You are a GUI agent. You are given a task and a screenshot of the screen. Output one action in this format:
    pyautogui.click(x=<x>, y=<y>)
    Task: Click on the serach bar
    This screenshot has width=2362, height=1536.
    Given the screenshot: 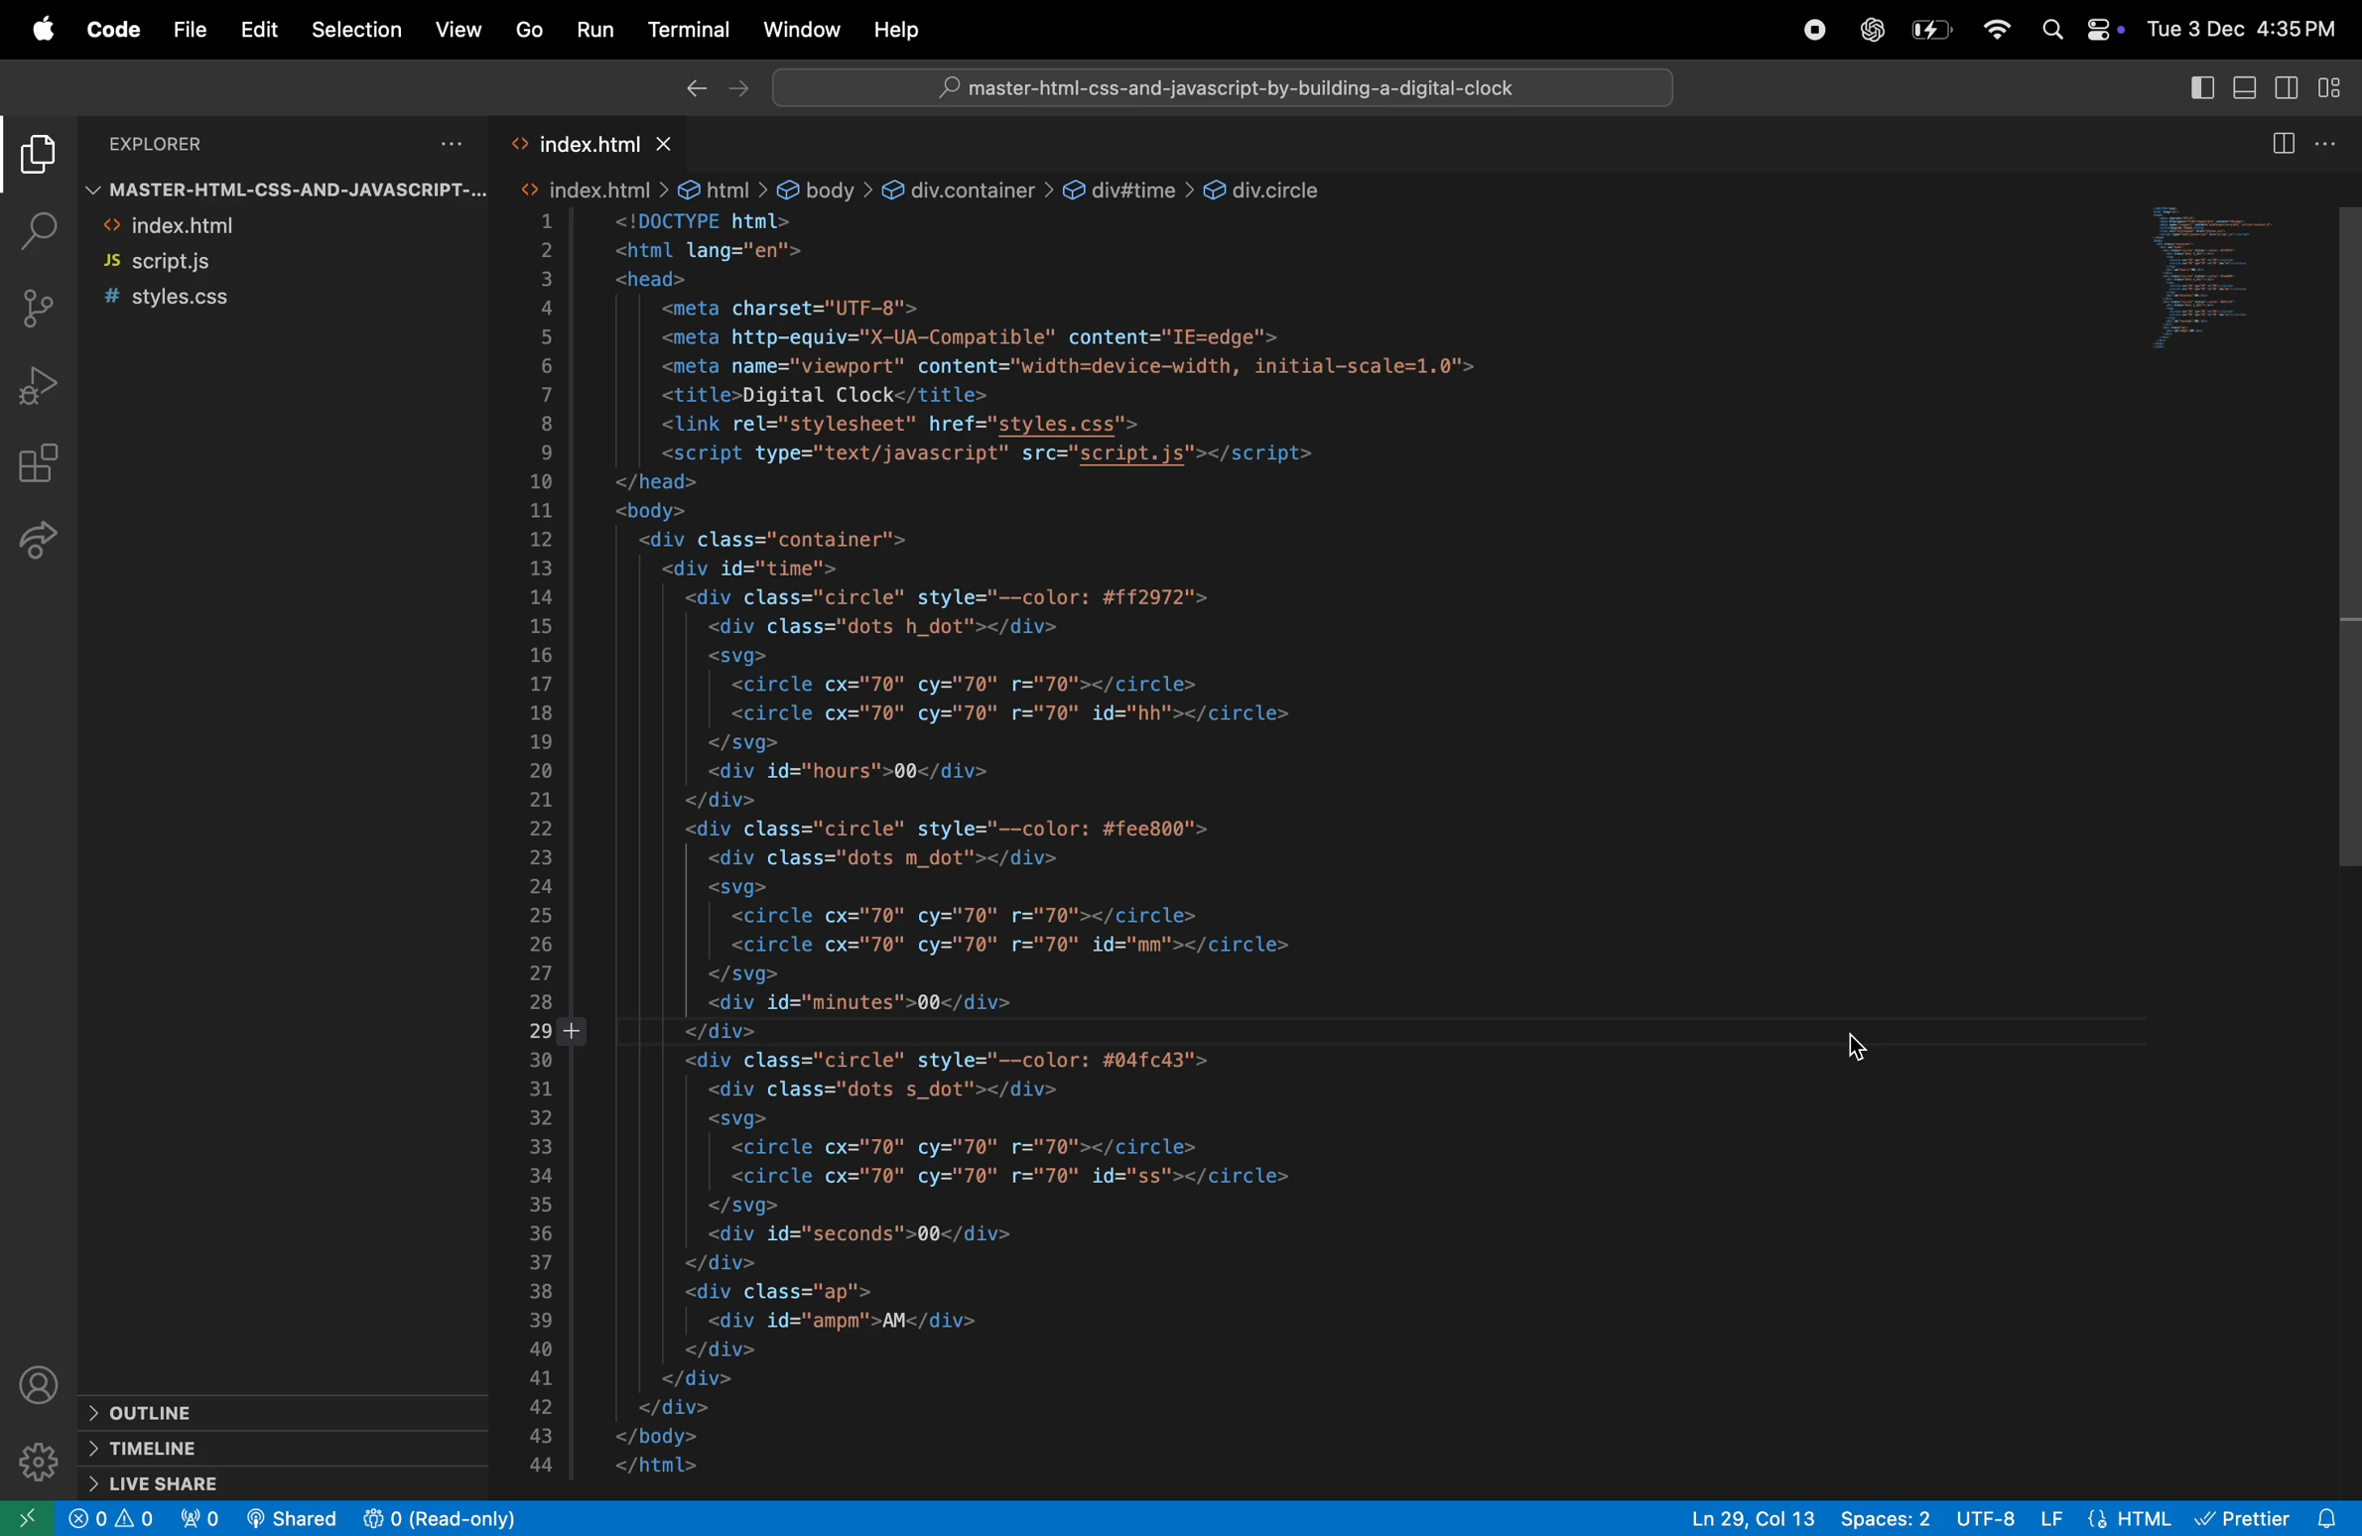 What is the action you would take?
    pyautogui.click(x=1226, y=90)
    